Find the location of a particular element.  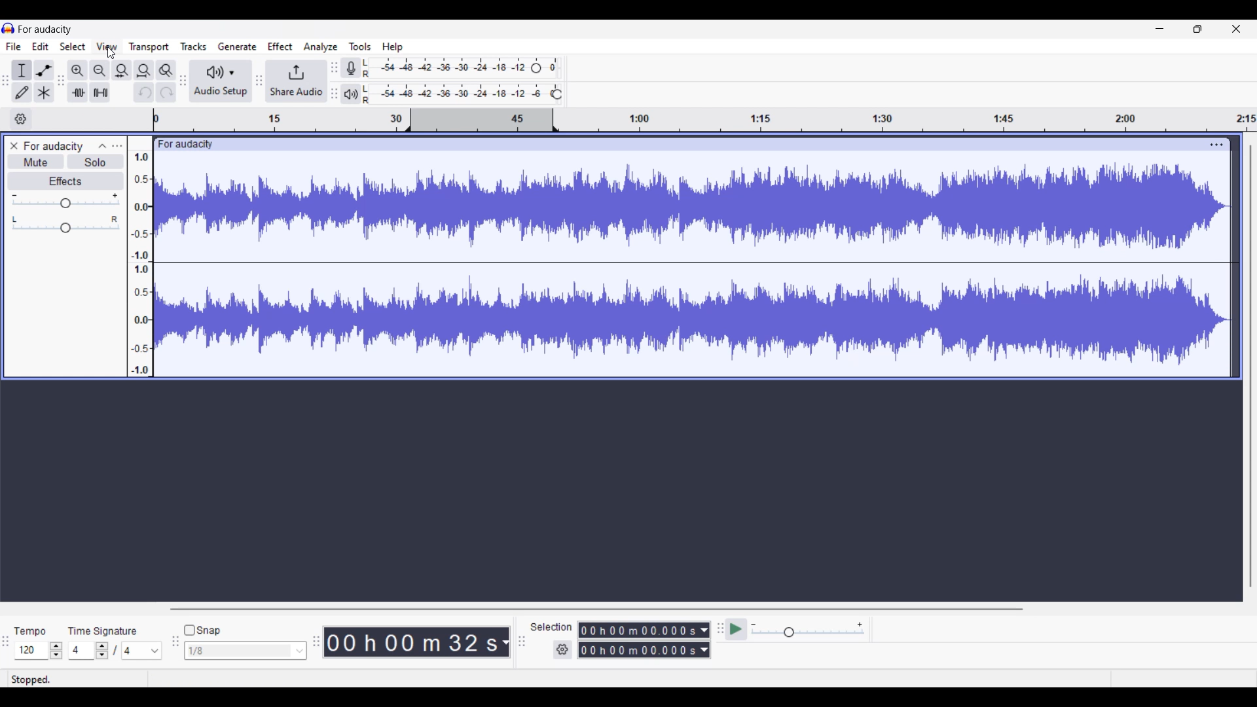

Show in smaller tab is located at coordinates (1197, 29).